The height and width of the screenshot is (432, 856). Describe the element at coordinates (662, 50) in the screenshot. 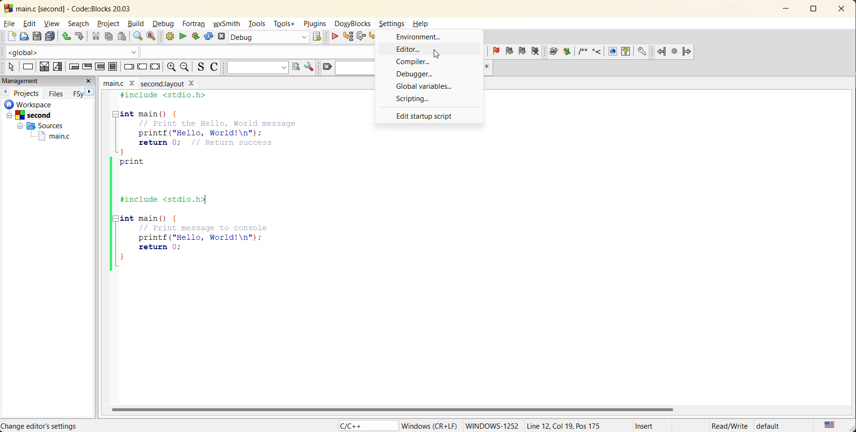

I see `Jump backward` at that location.